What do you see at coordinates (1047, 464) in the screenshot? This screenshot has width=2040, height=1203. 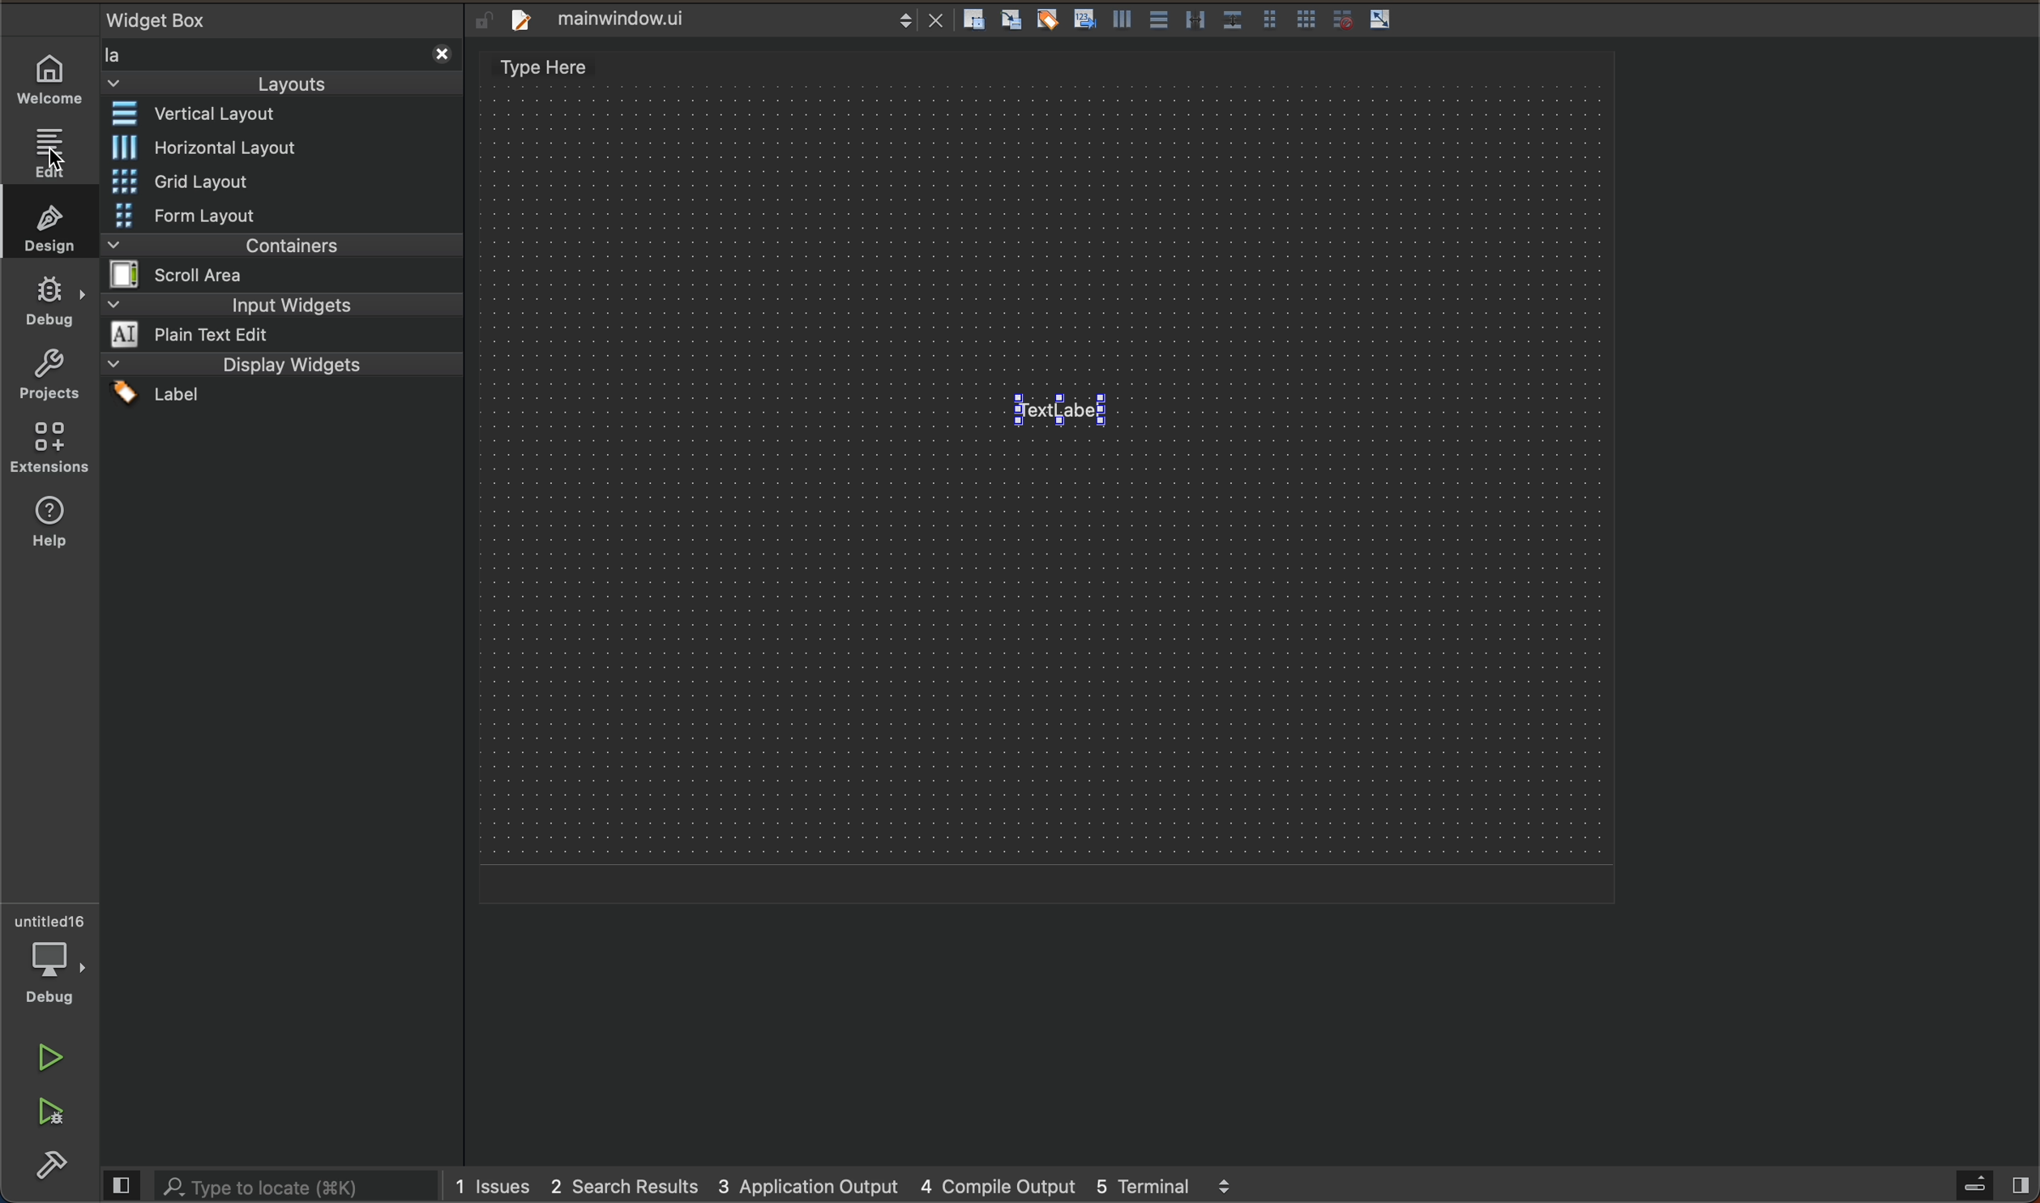 I see `design area` at bounding box center [1047, 464].